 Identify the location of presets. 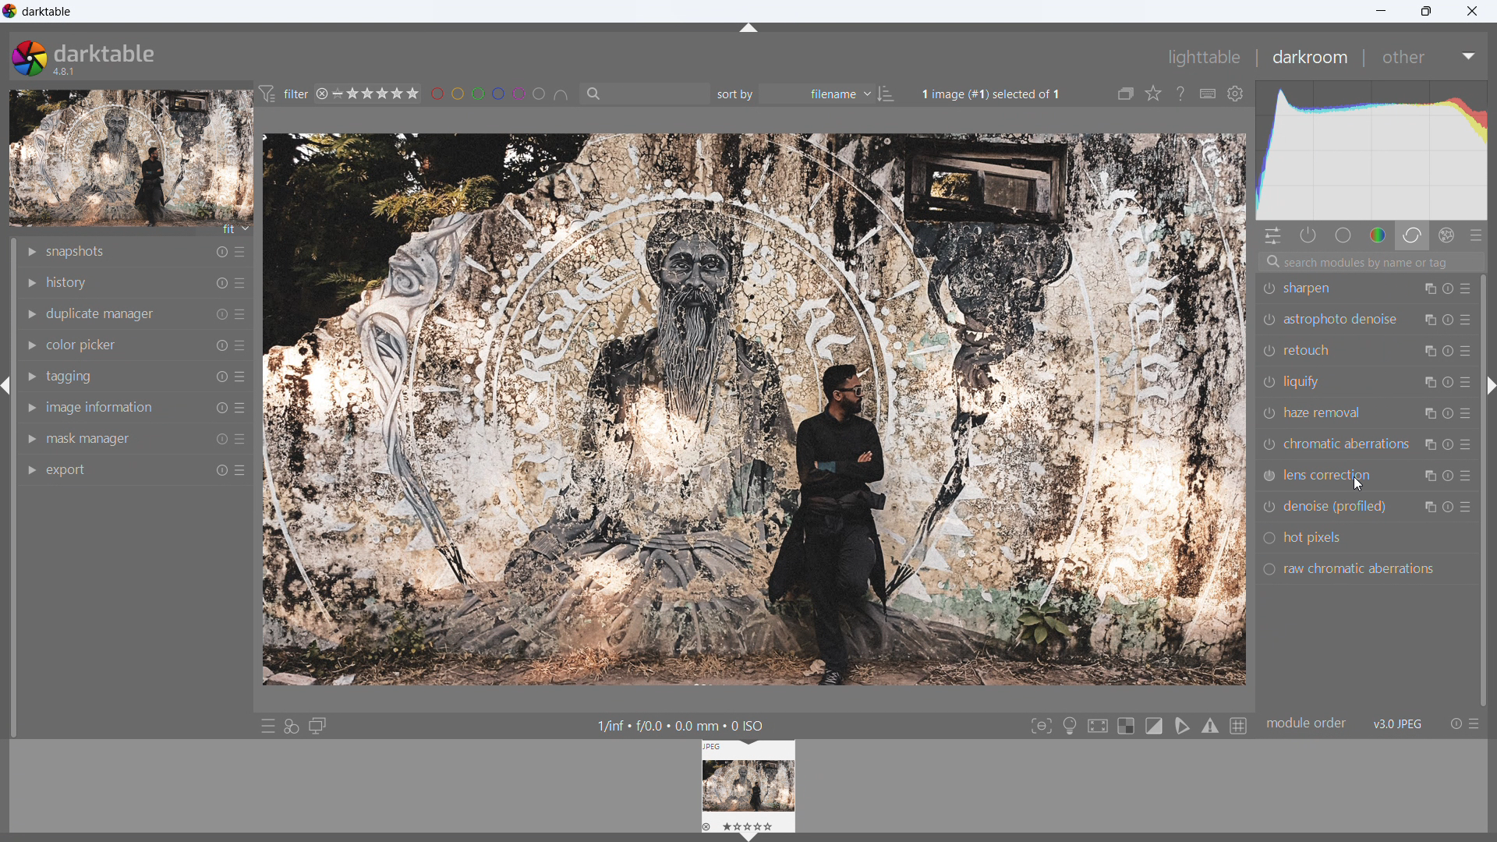
(1478, 234).